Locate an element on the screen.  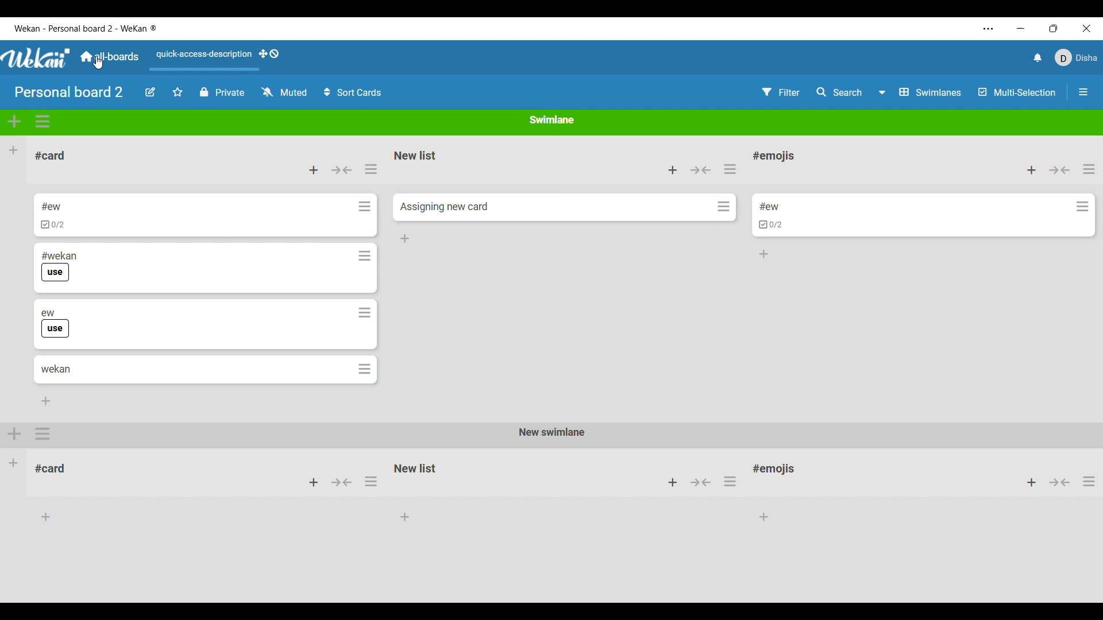
Card name is located at coordinates (52, 207).